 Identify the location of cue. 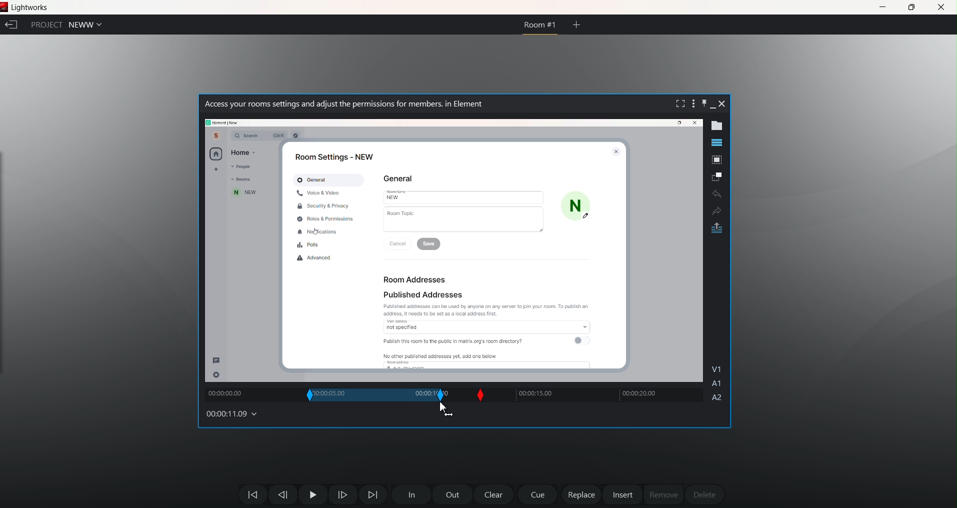
(537, 495).